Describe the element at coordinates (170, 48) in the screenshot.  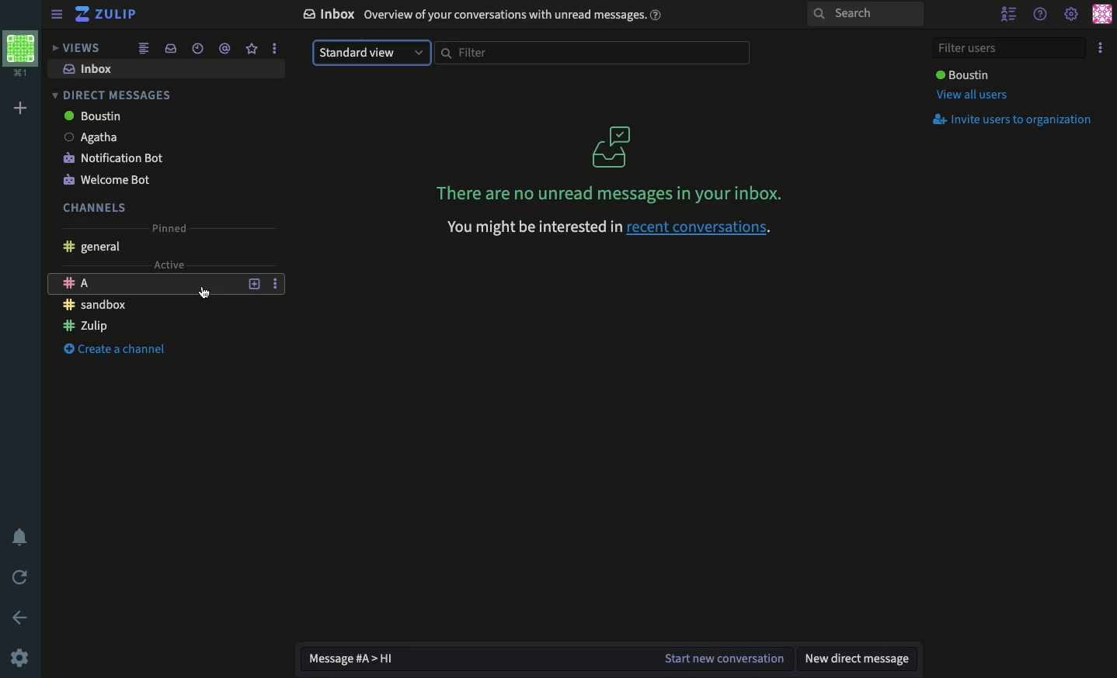
I see `Inbox` at that location.